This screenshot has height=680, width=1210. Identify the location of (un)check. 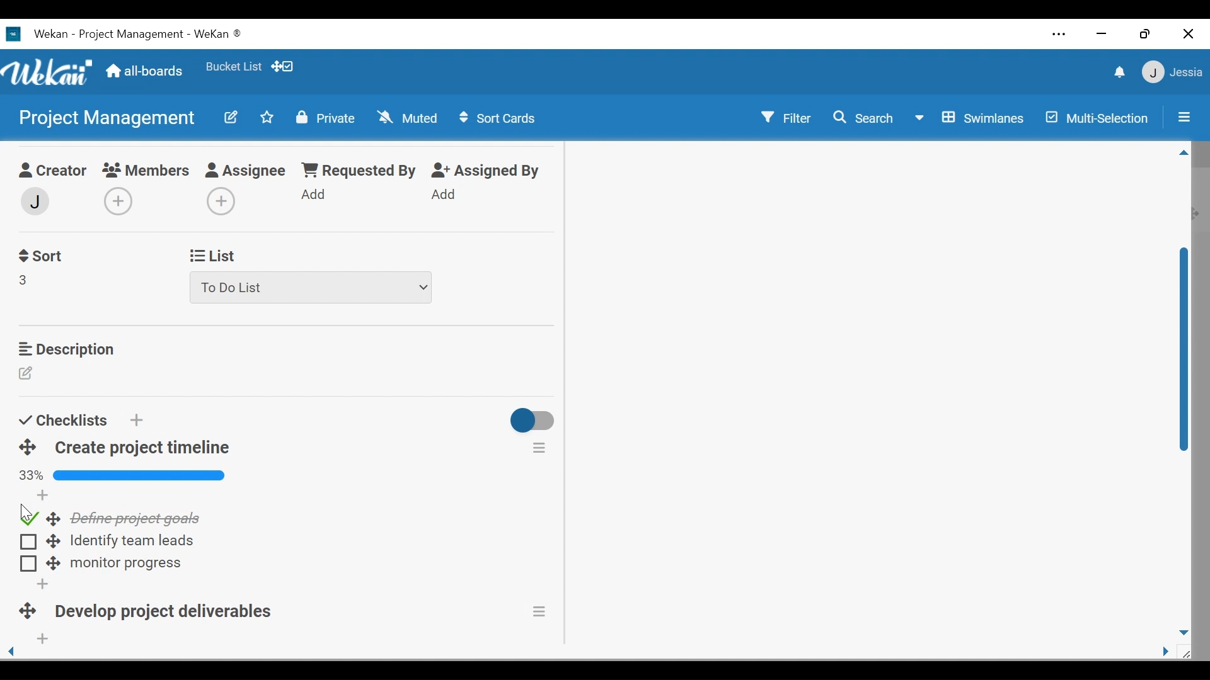
(26, 542).